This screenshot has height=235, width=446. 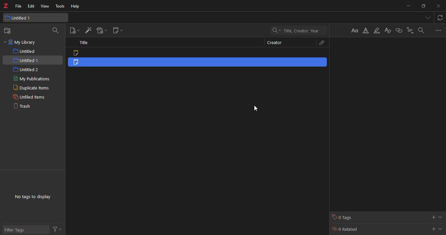 I want to click on new workspace, so click(x=8, y=30).